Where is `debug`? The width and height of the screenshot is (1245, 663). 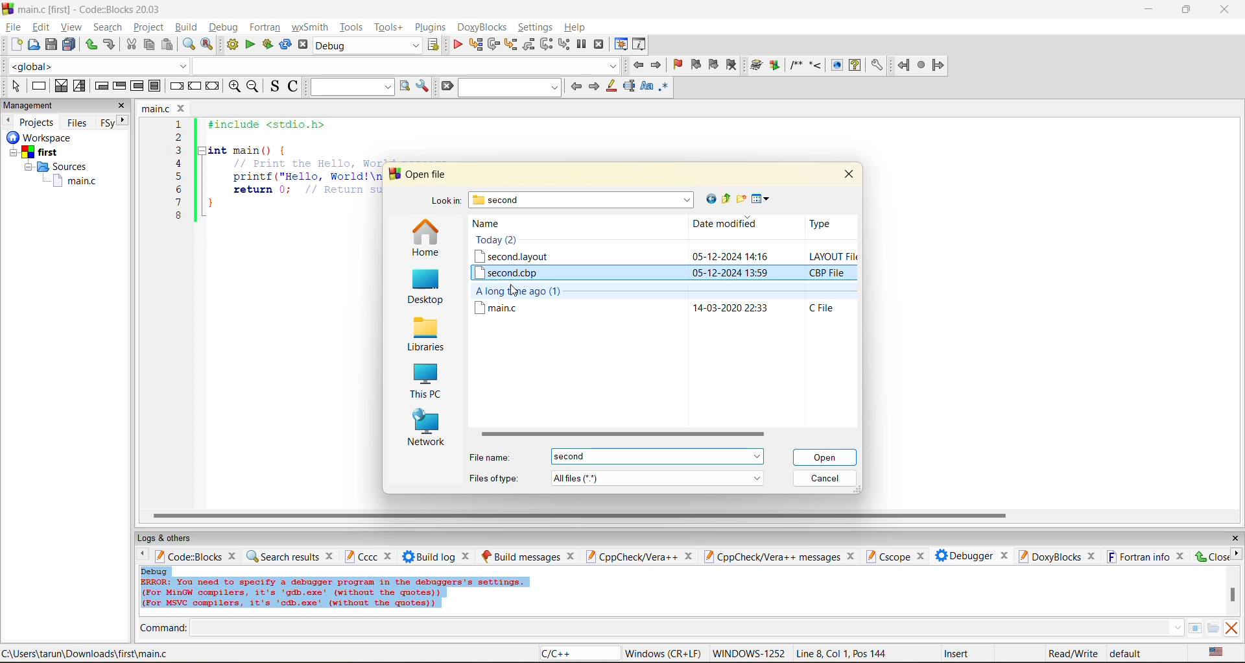 debug is located at coordinates (222, 27).